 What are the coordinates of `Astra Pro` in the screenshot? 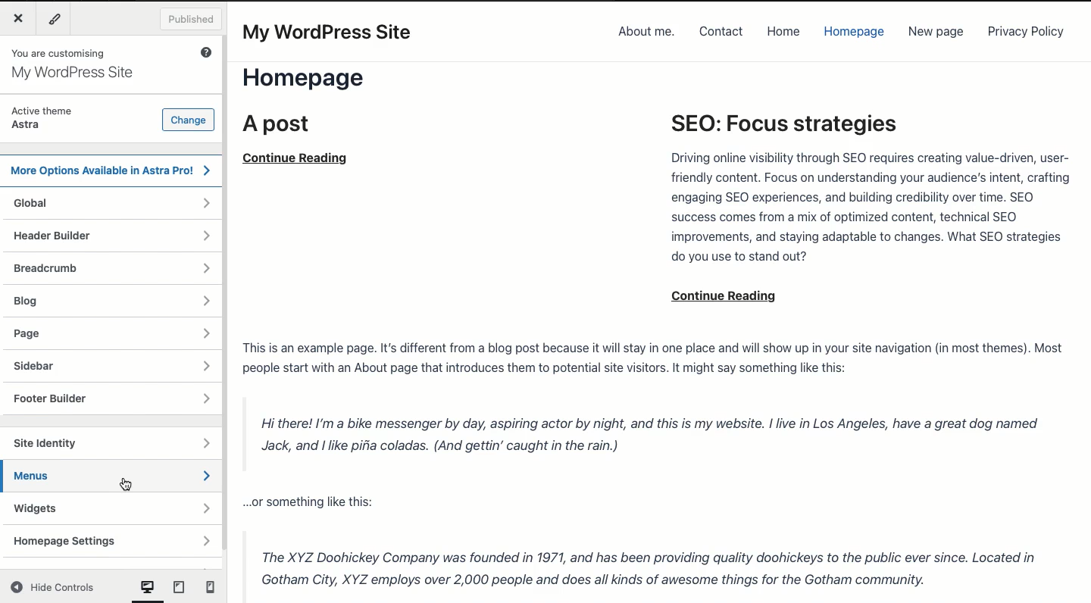 It's located at (110, 171).